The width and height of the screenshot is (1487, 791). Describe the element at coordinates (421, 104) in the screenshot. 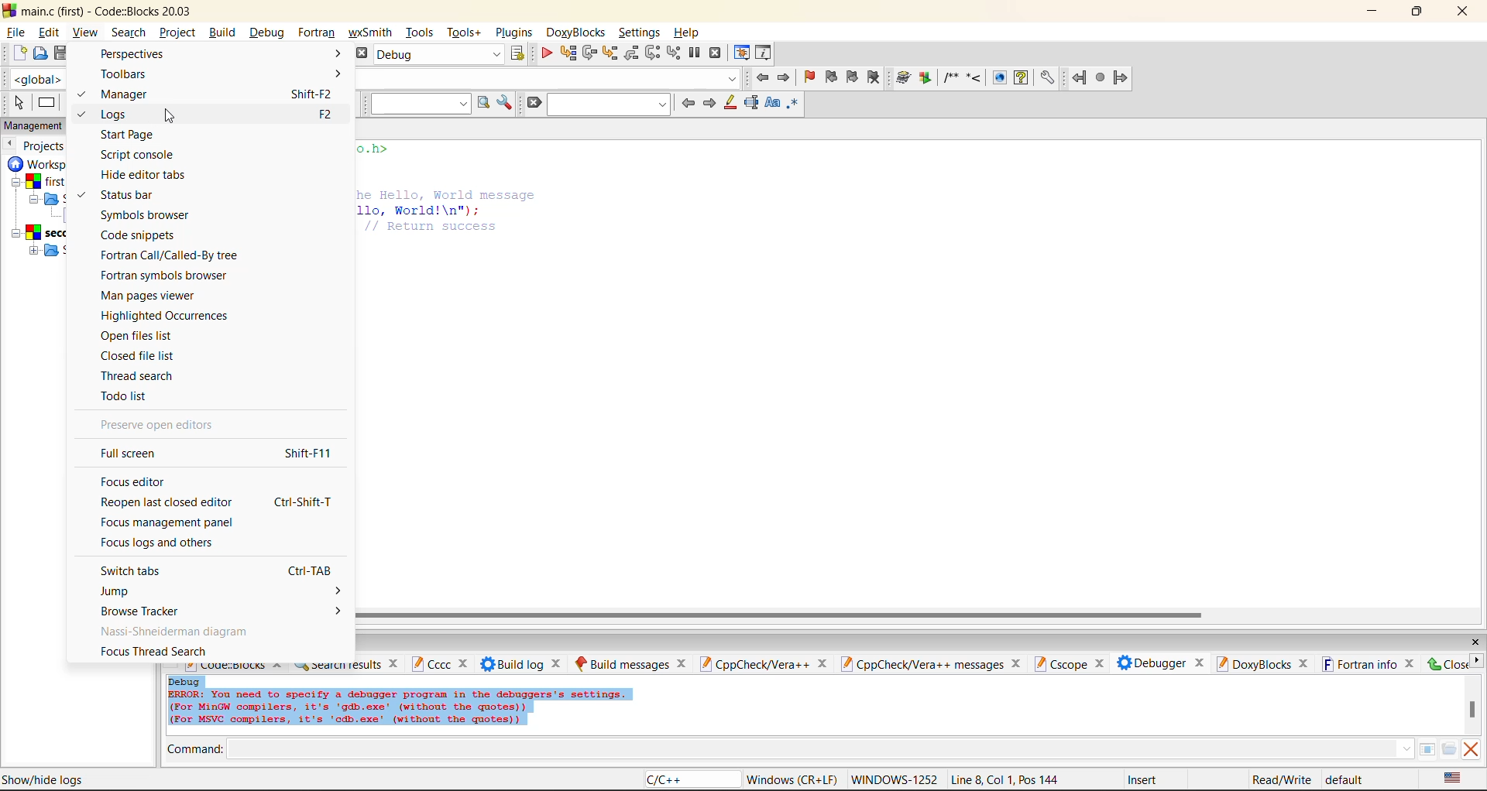

I see `text to search` at that location.